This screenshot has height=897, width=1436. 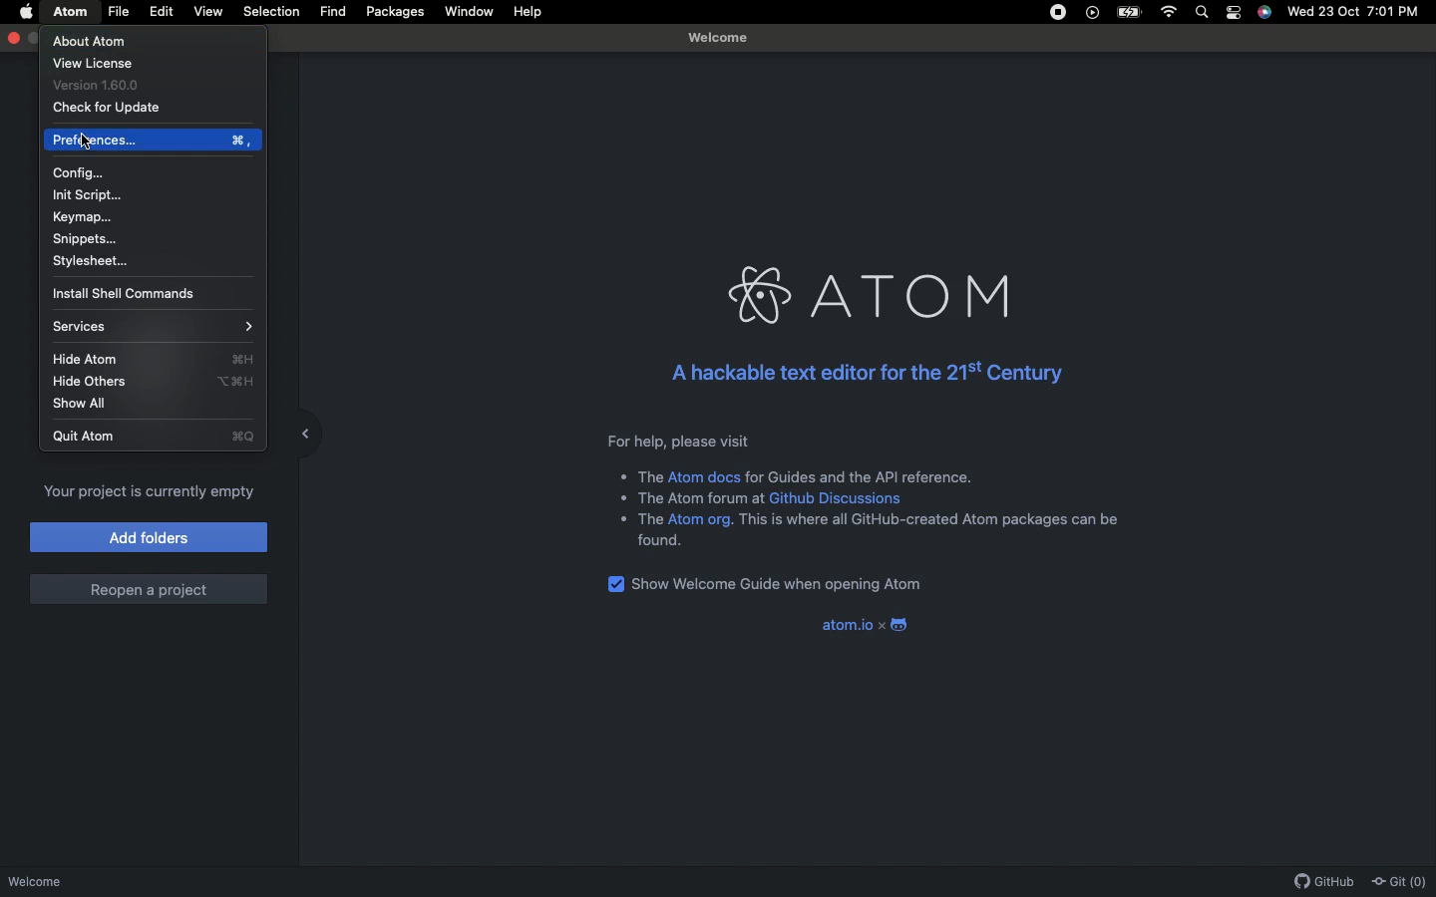 What do you see at coordinates (91, 262) in the screenshot?
I see `Stylesheet` at bounding box center [91, 262].